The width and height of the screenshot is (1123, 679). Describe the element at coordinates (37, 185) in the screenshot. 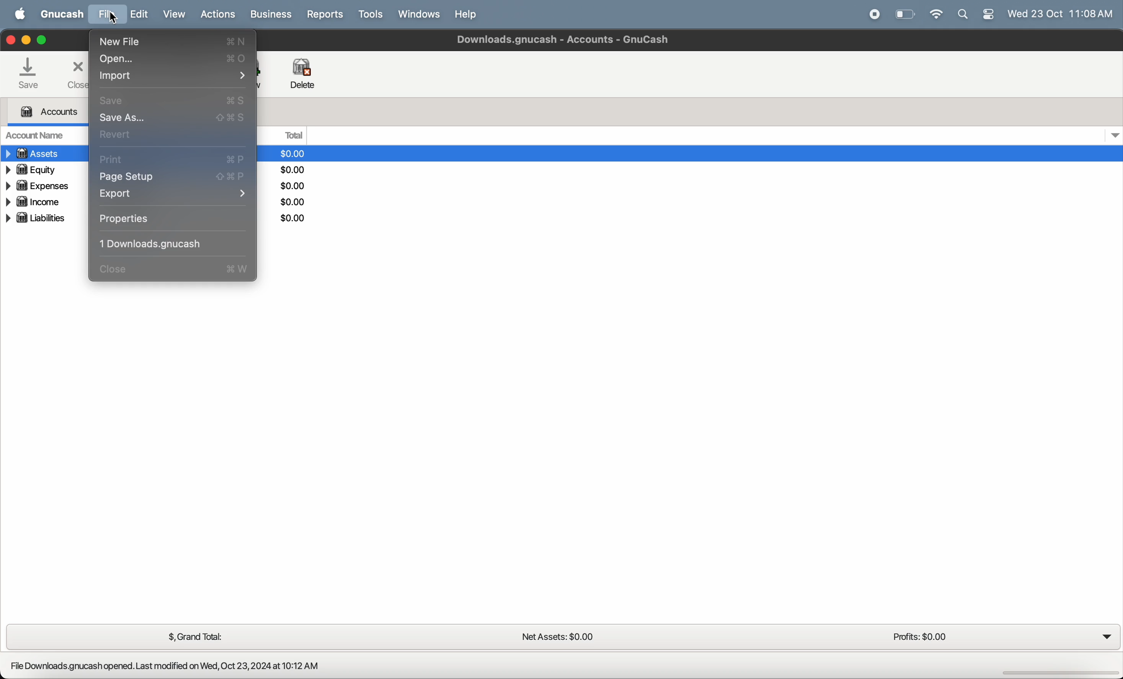

I see `expenses` at that location.